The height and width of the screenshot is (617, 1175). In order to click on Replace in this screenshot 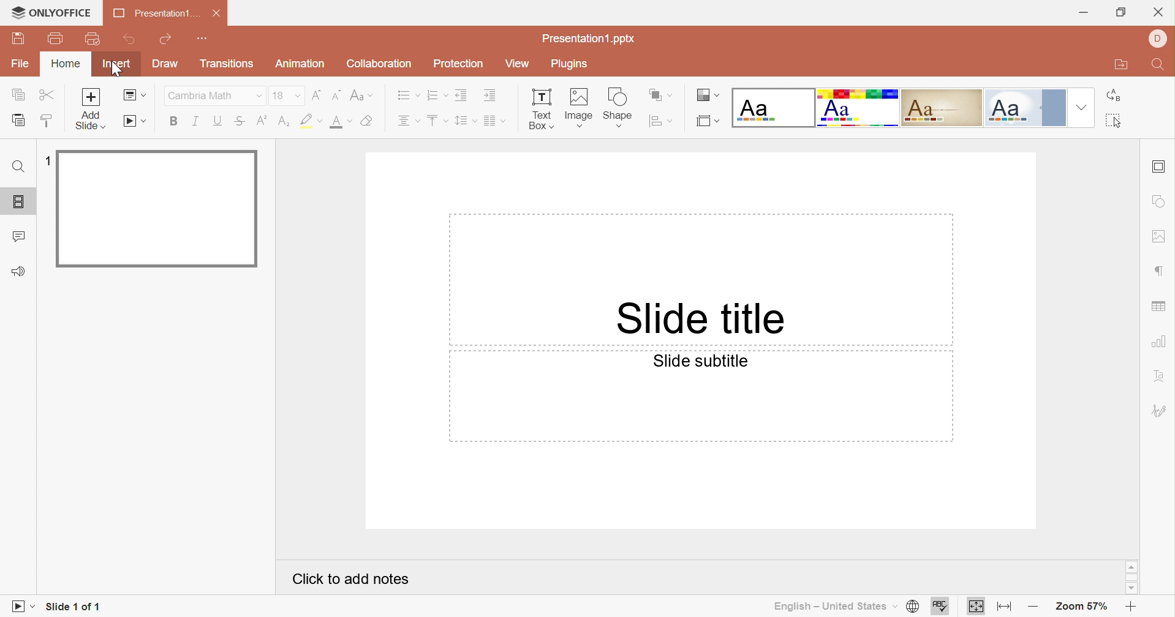, I will do `click(1113, 94)`.